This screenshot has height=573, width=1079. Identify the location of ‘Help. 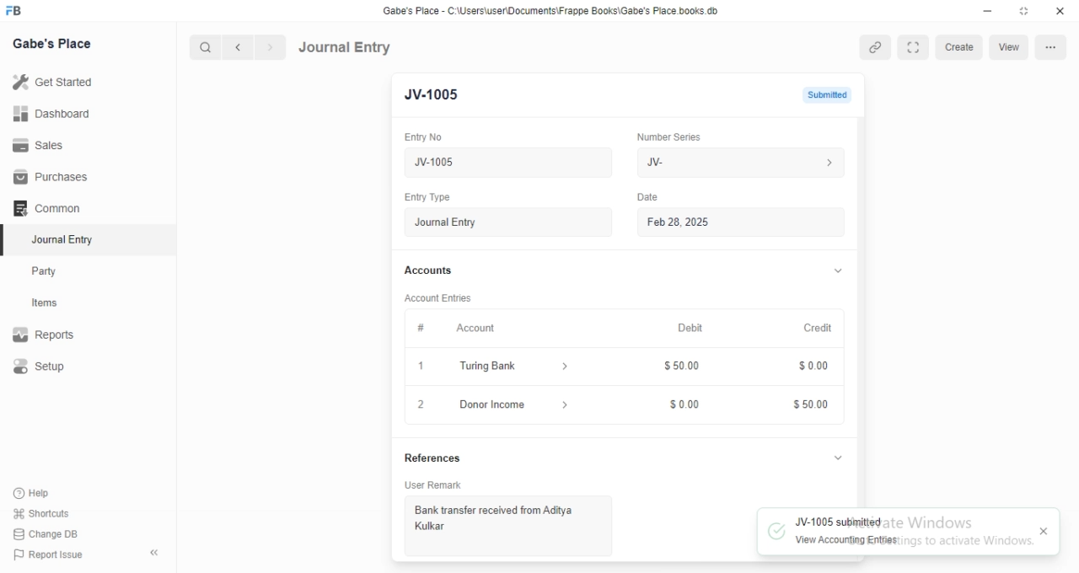
(51, 493).